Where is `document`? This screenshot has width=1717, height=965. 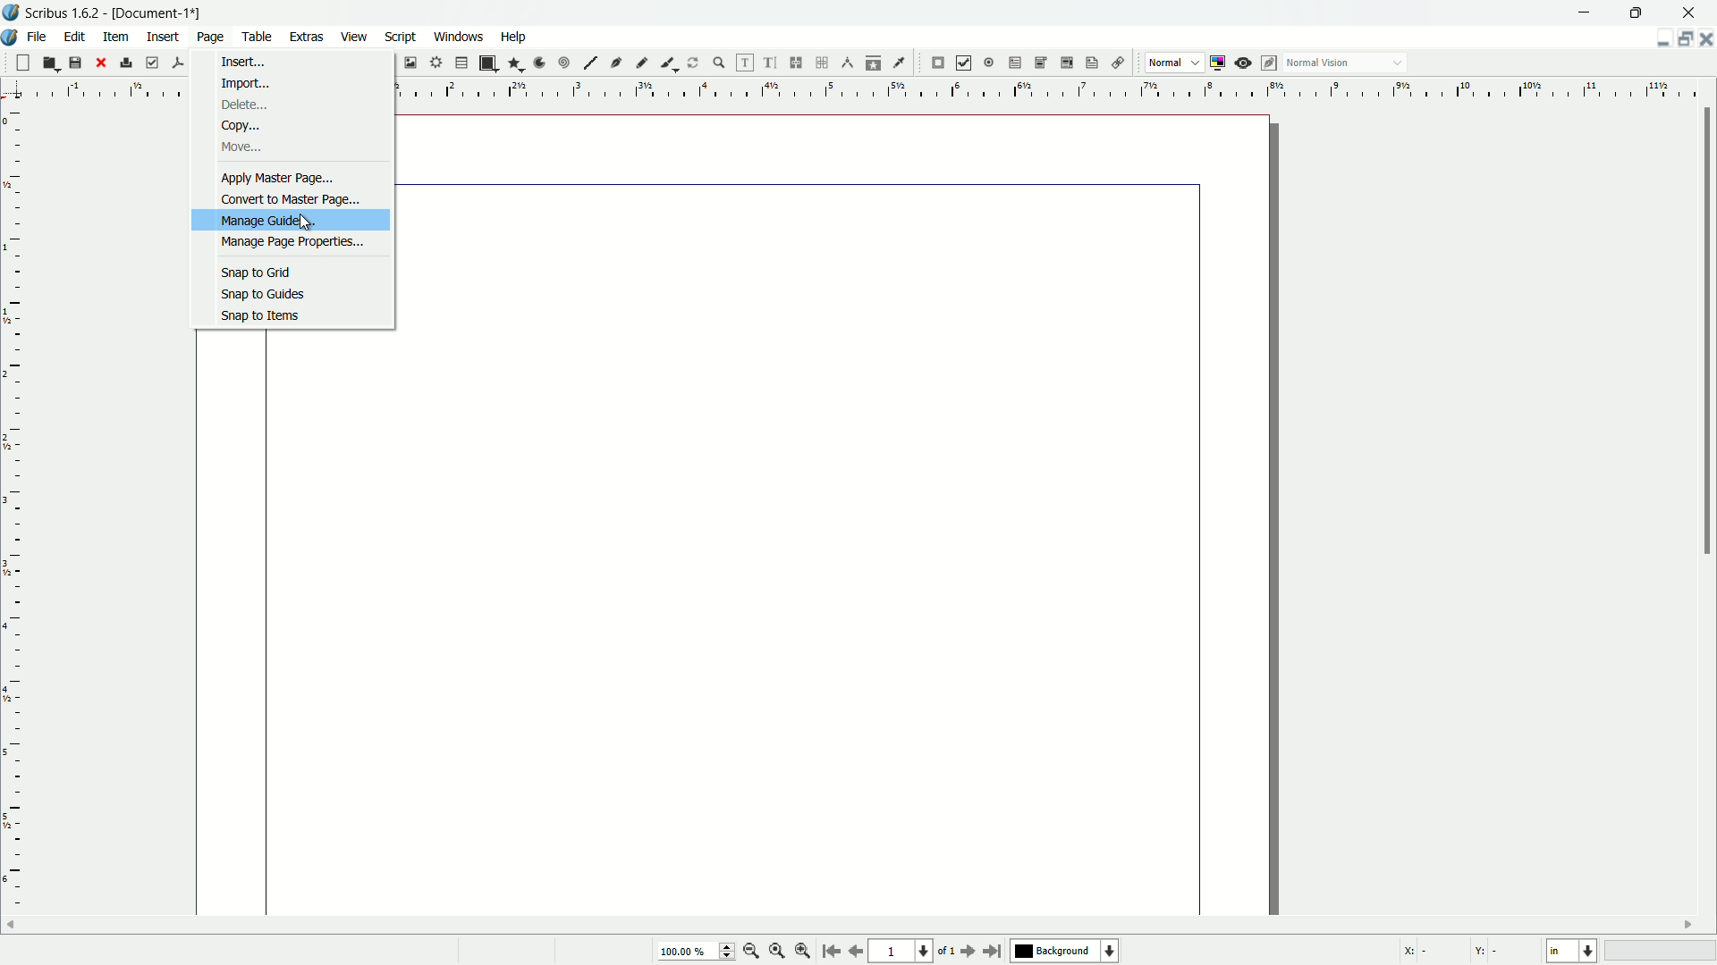 document is located at coordinates (737, 627).